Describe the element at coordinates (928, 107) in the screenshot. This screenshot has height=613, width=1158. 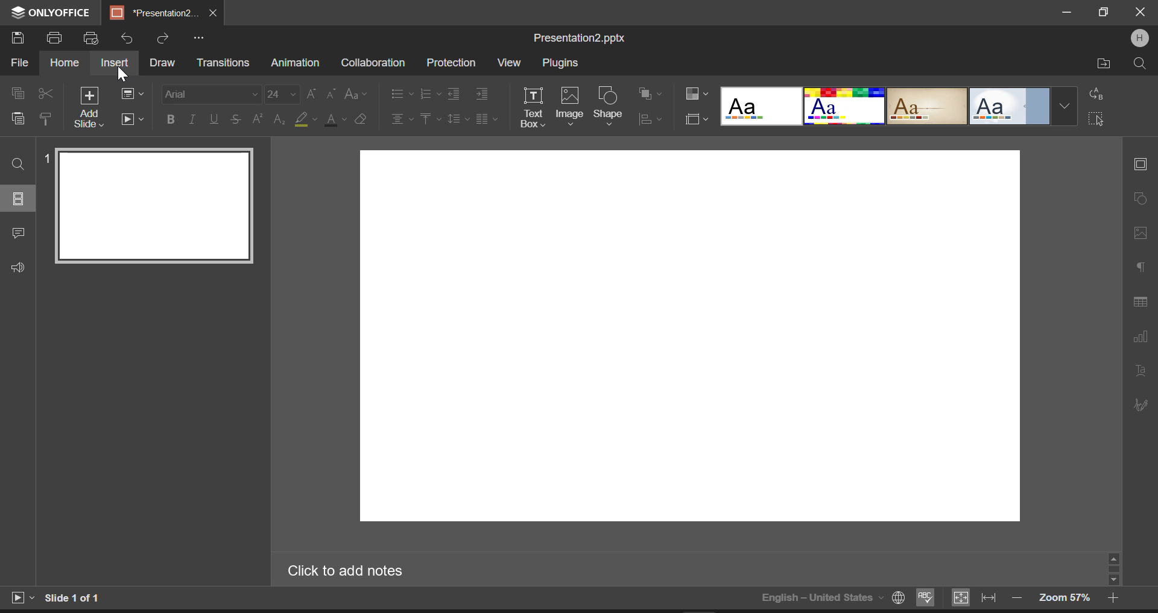
I see `Classic` at that location.